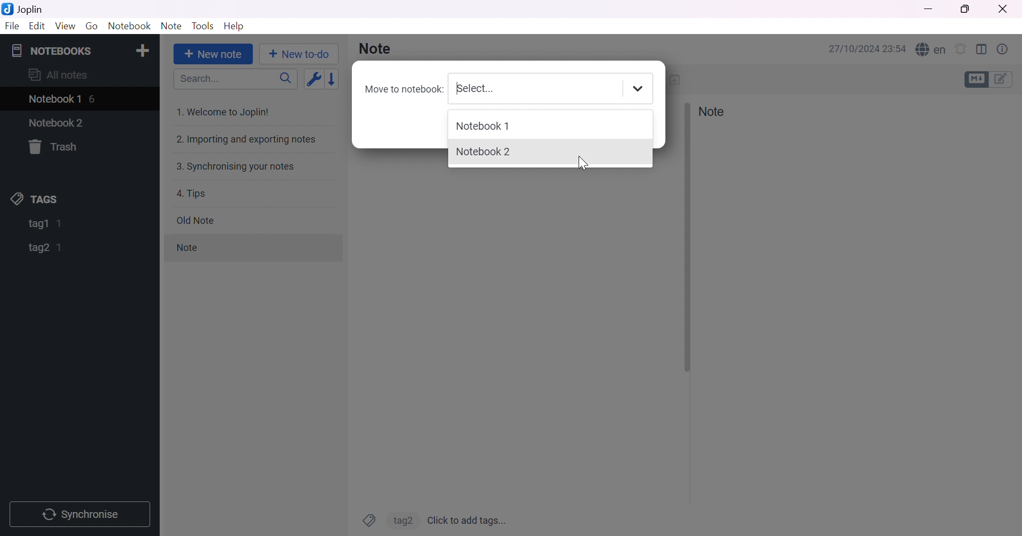  What do you see at coordinates (92, 28) in the screenshot?
I see `Go` at bounding box center [92, 28].